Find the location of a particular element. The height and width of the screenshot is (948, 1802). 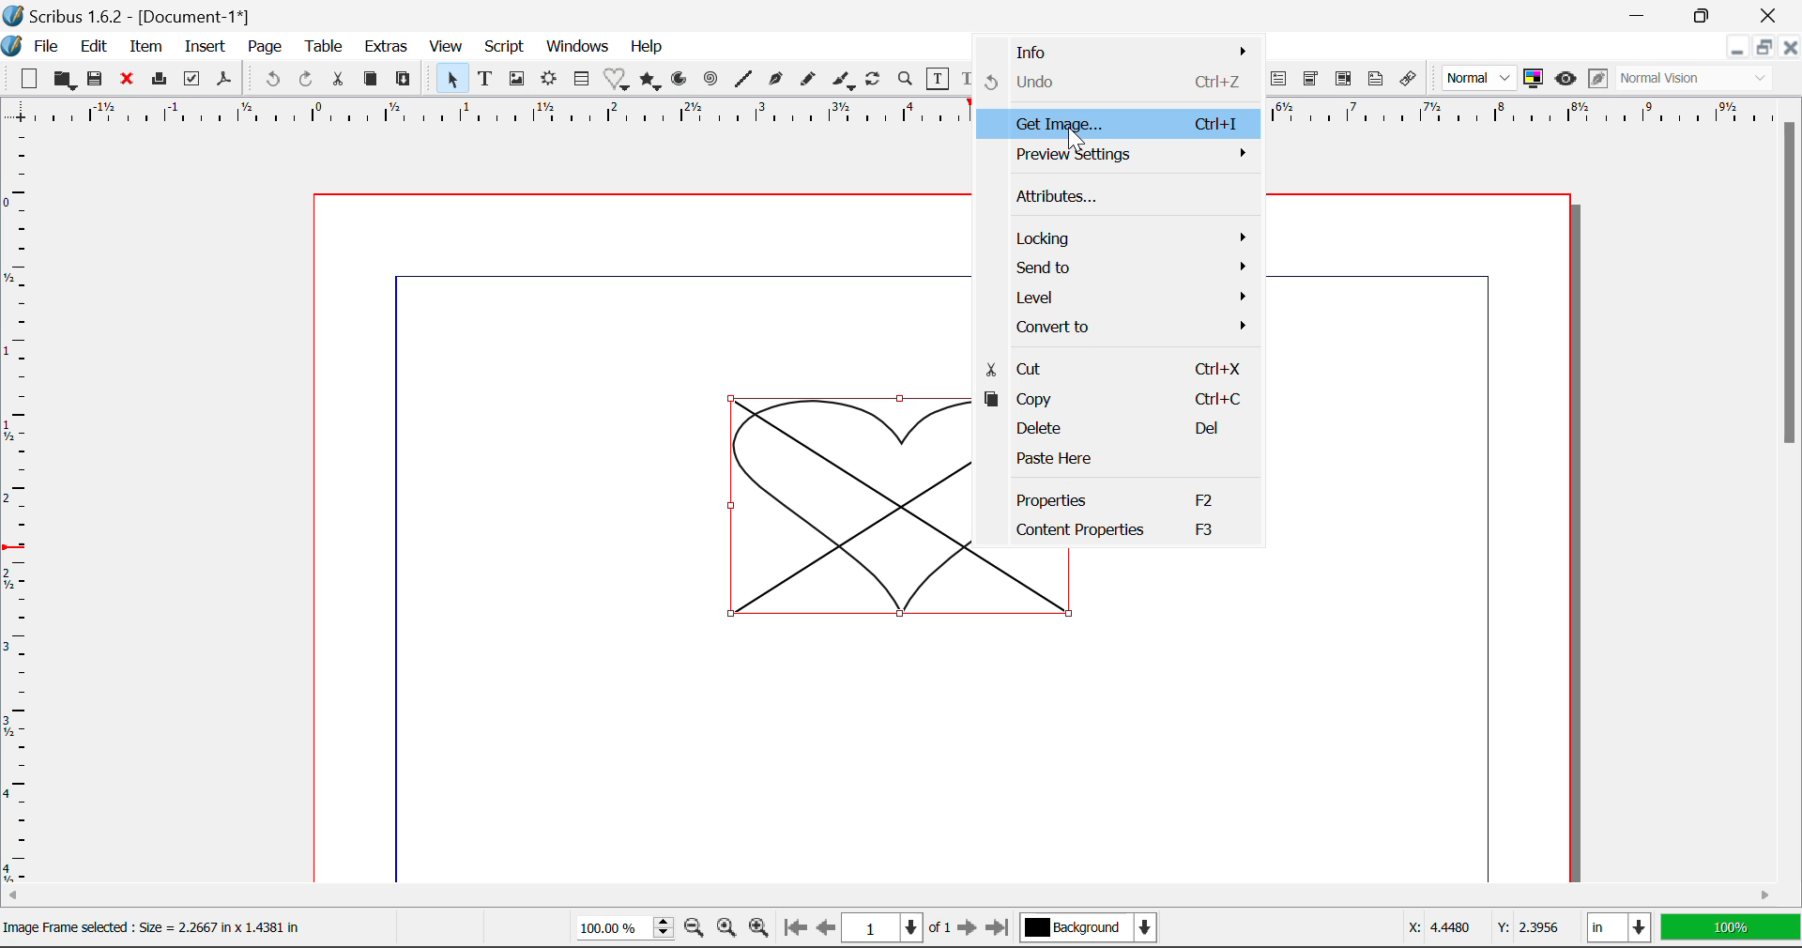

Info is located at coordinates (1122, 53).